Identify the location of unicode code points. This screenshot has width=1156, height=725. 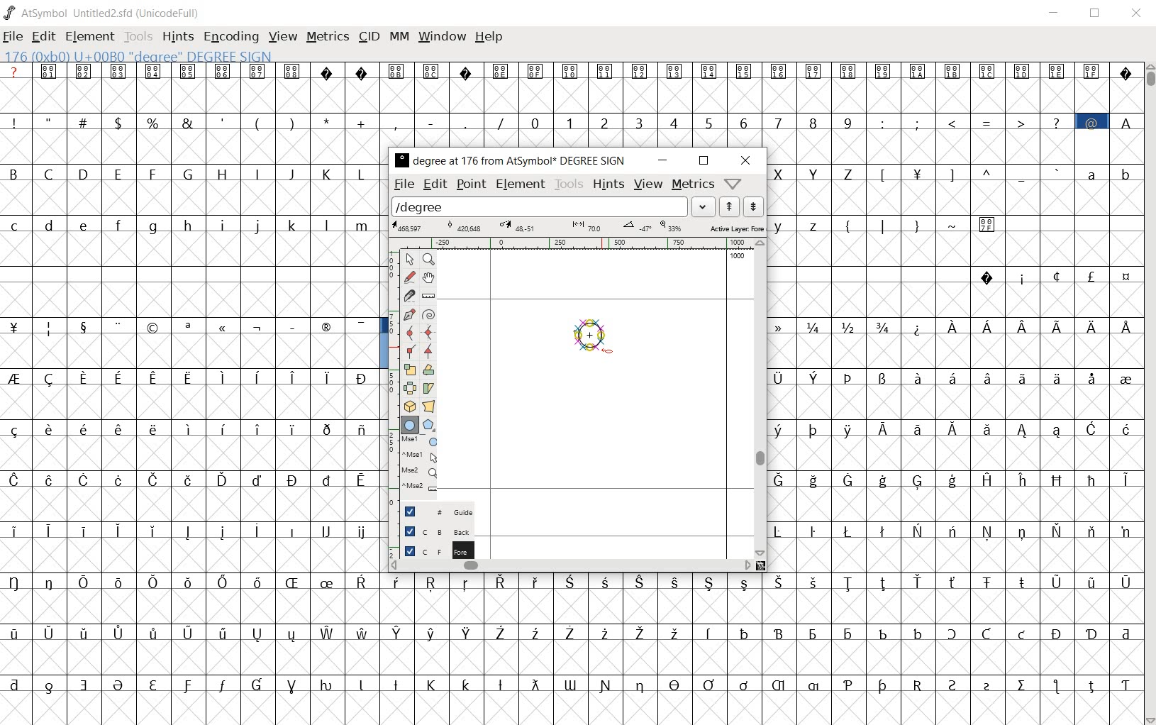
(416, 70).